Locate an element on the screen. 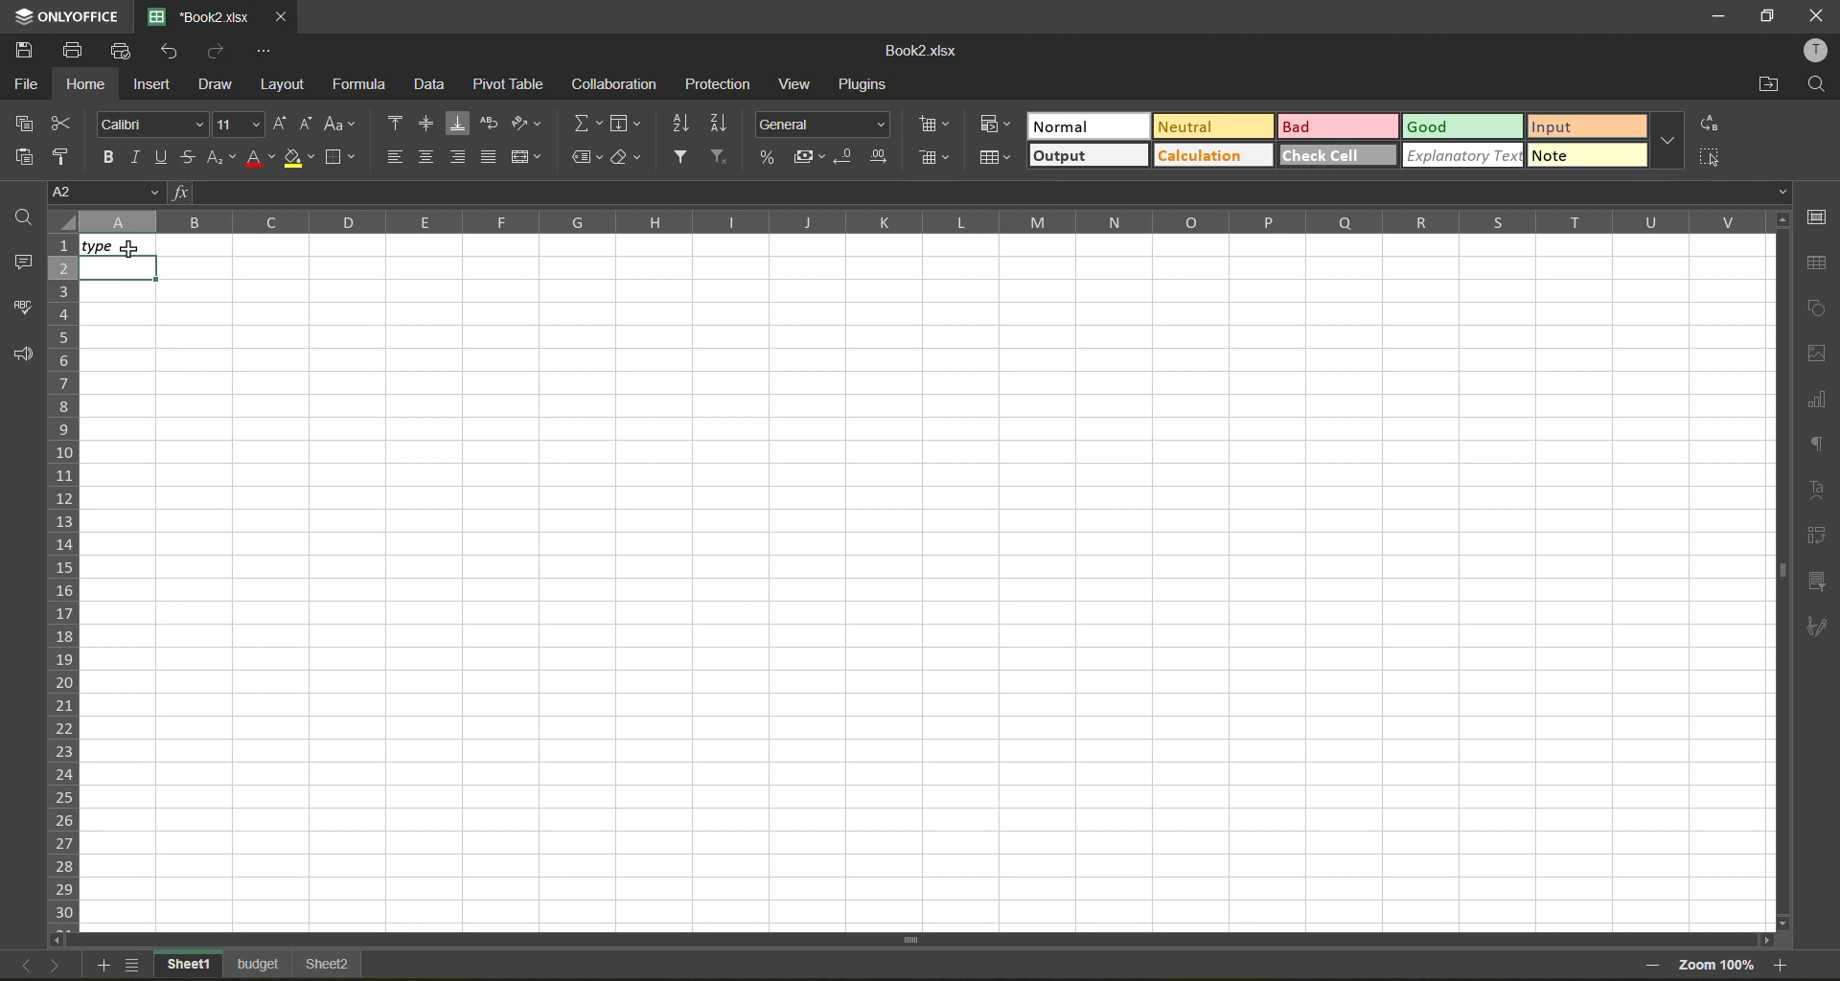 This screenshot has height=981, width=1840. note is located at coordinates (1588, 155).